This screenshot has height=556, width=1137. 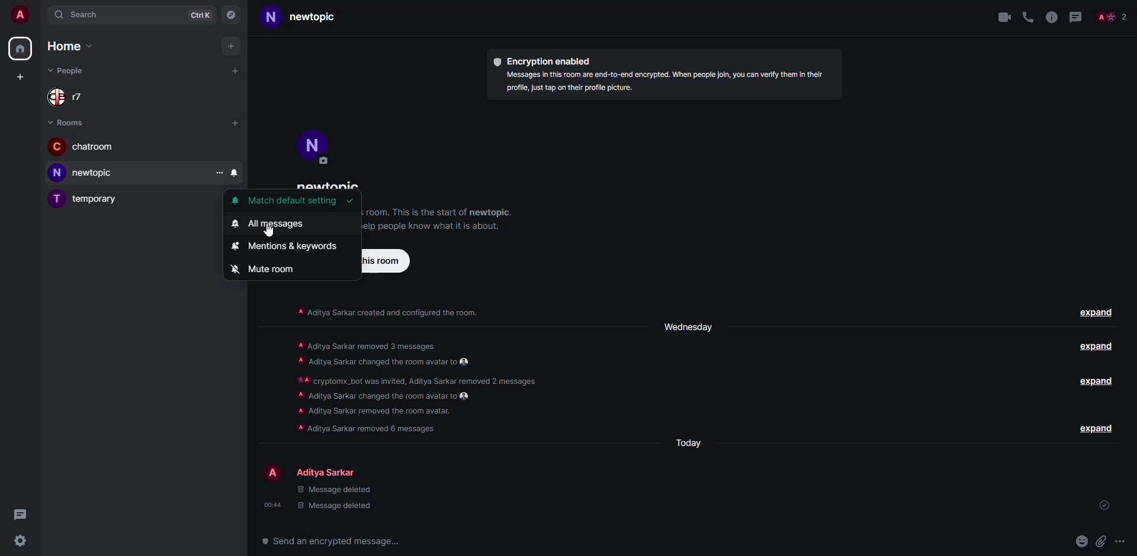 I want to click on time, so click(x=274, y=504).